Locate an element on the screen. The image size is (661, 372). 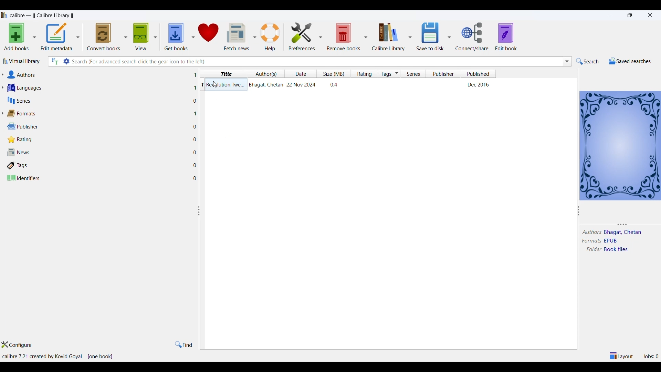
minimize is located at coordinates (609, 14).